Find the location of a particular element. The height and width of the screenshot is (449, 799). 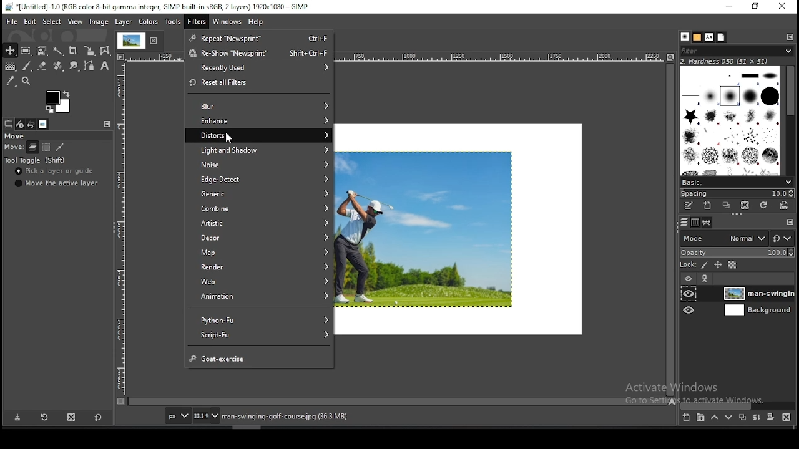

script fu is located at coordinates (258, 335).